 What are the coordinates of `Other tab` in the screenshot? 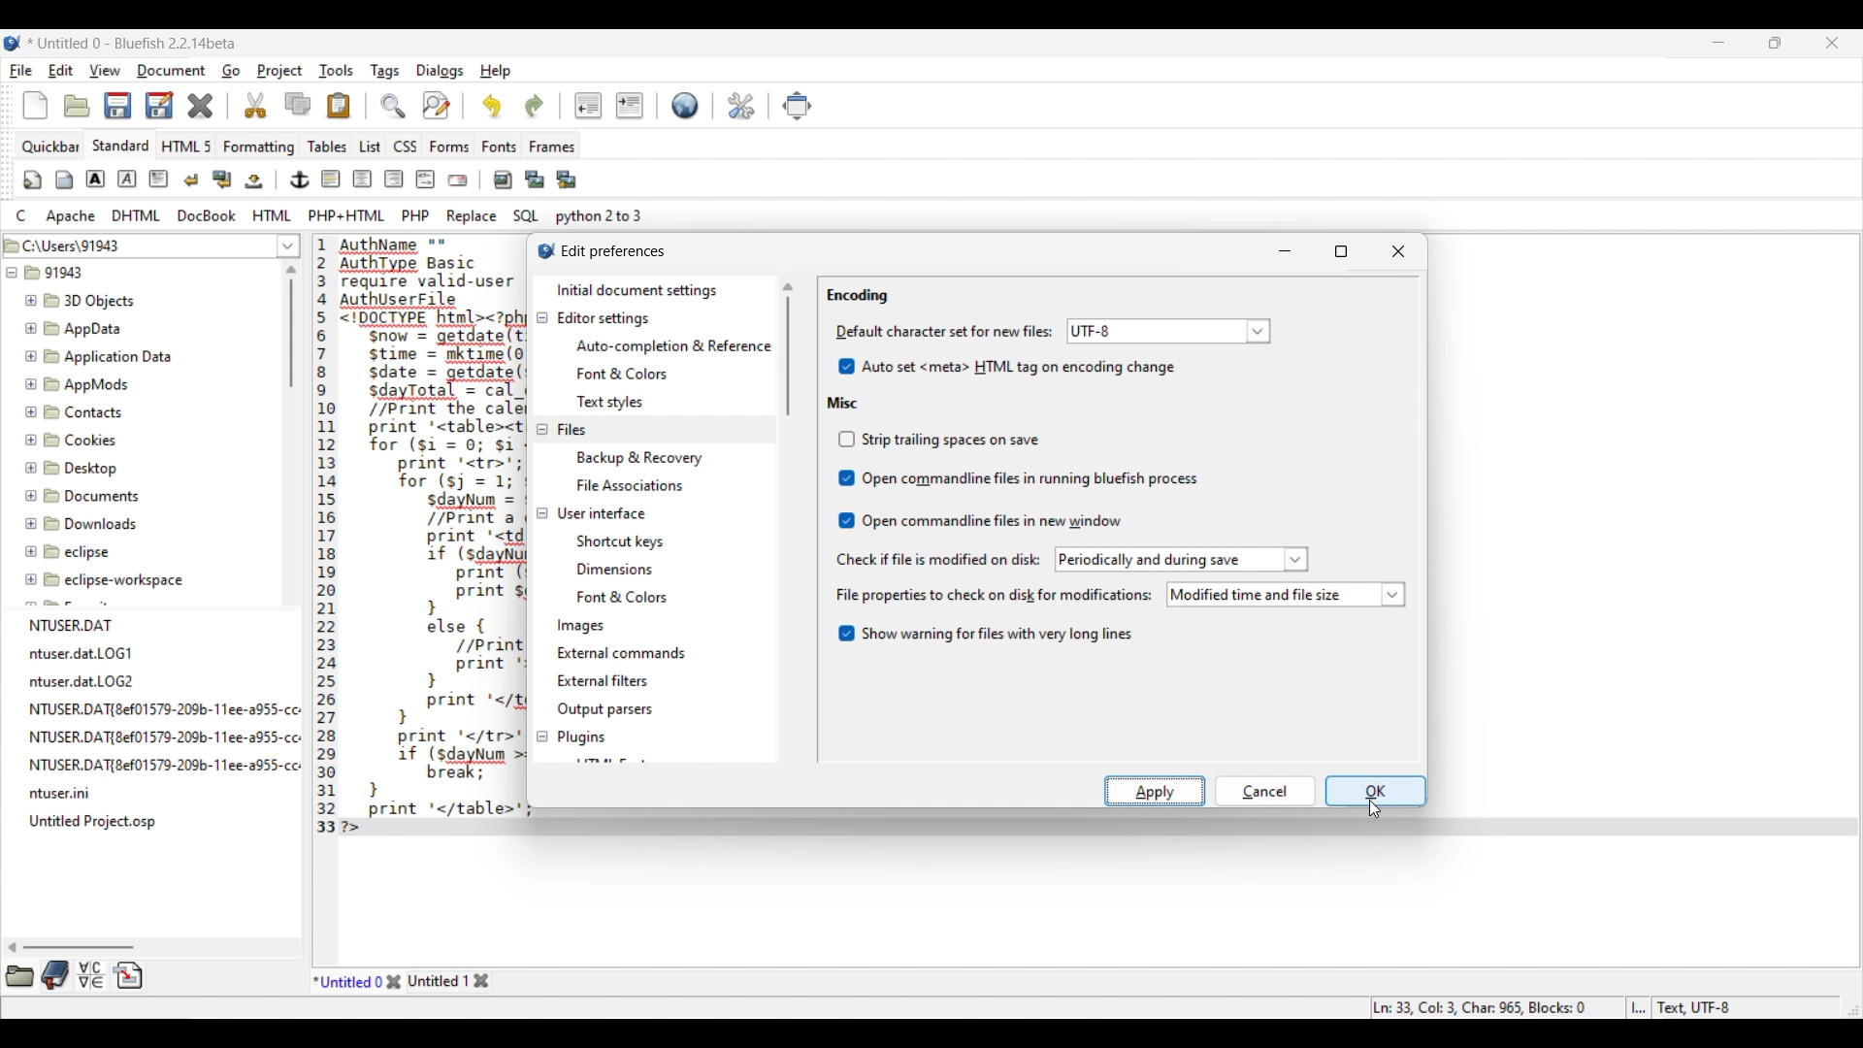 It's located at (448, 980).